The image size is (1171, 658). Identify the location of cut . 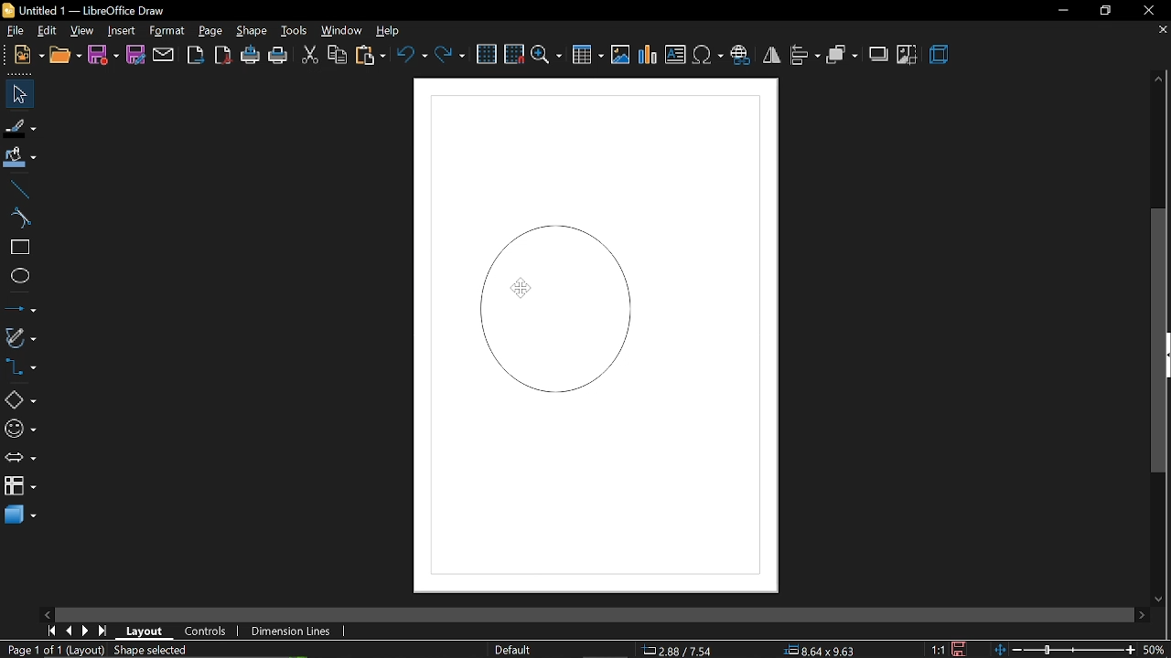
(310, 56).